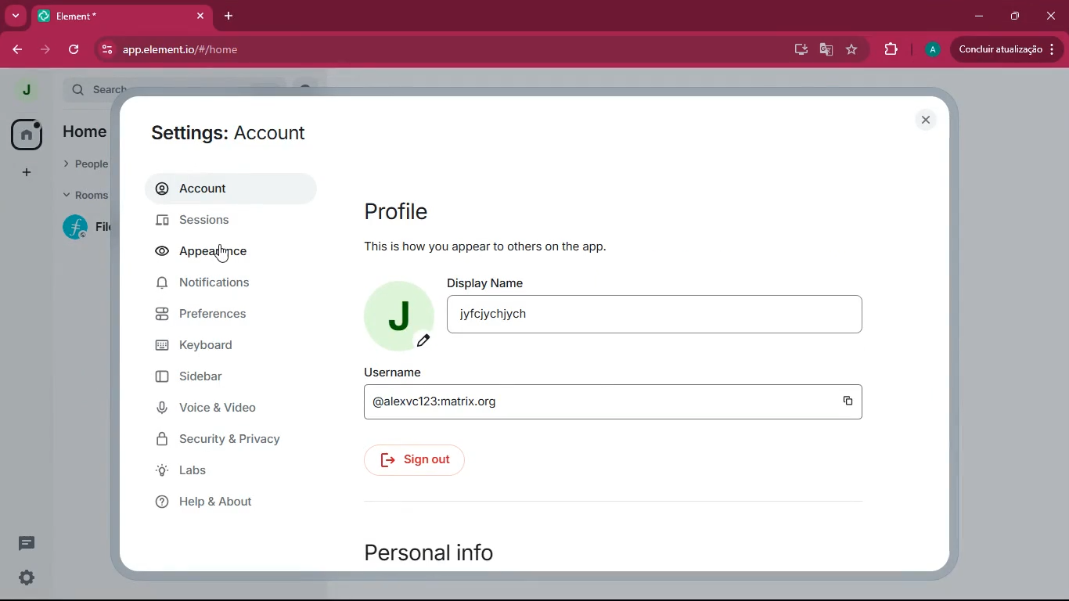 The image size is (1069, 601). Describe the element at coordinates (231, 441) in the screenshot. I see `security` at that location.